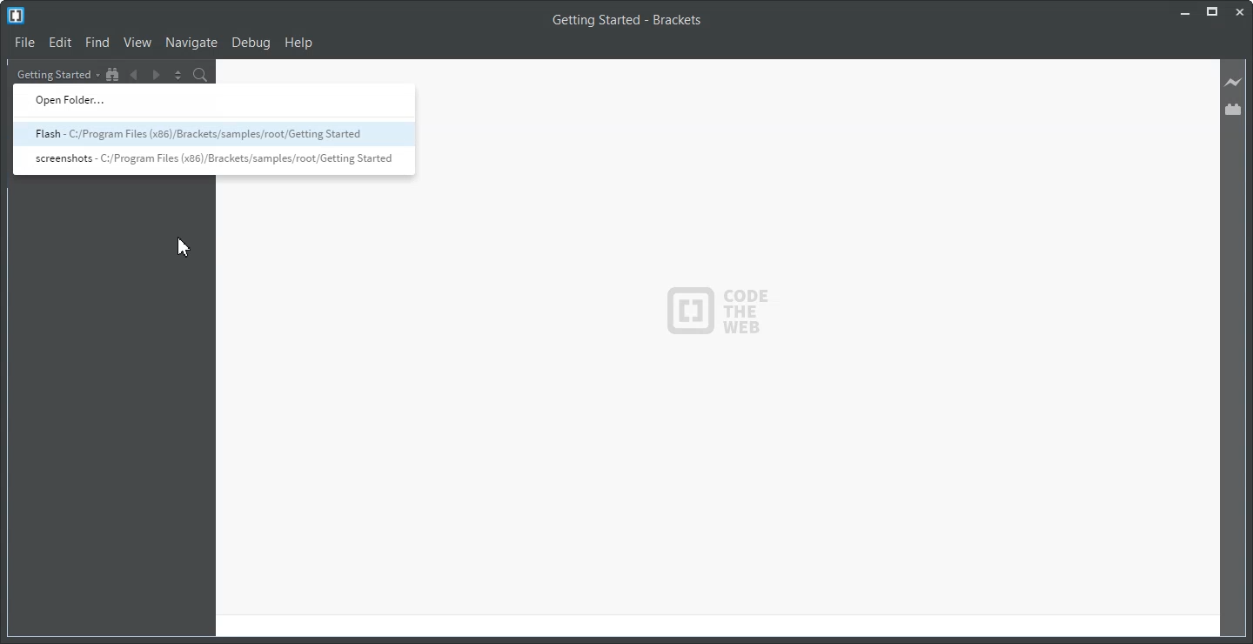 This screenshot has height=644, width=1253. What do you see at coordinates (1241, 11) in the screenshot?
I see `Close` at bounding box center [1241, 11].